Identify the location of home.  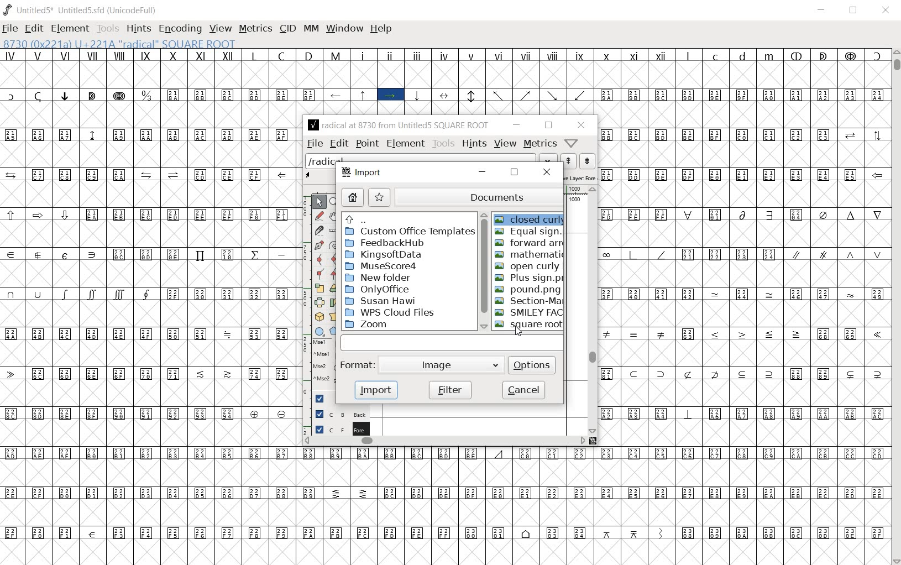
(351, 198).